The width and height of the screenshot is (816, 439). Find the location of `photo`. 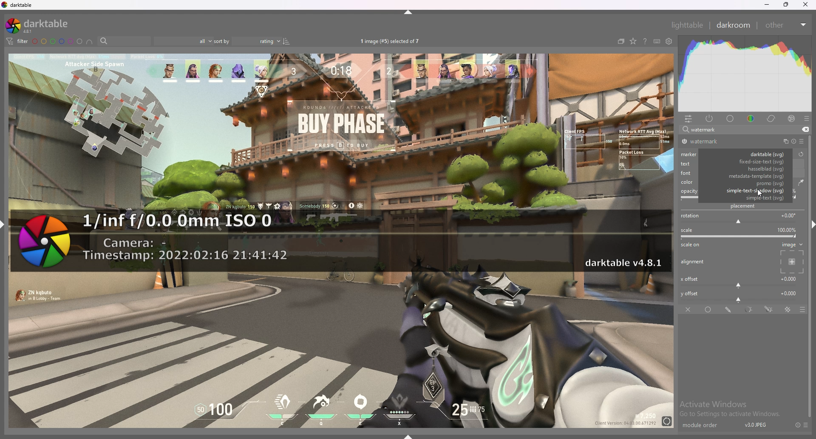

photo is located at coordinates (340, 357).